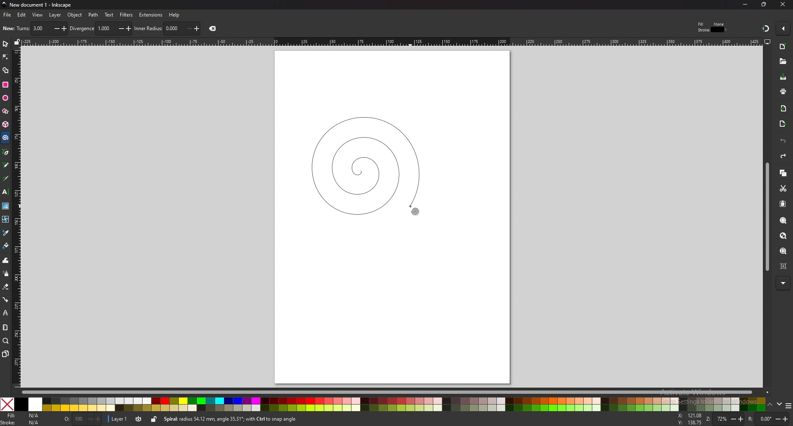  Describe the element at coordinates (127, 14) in the screenshot. I see `filters` at that location.